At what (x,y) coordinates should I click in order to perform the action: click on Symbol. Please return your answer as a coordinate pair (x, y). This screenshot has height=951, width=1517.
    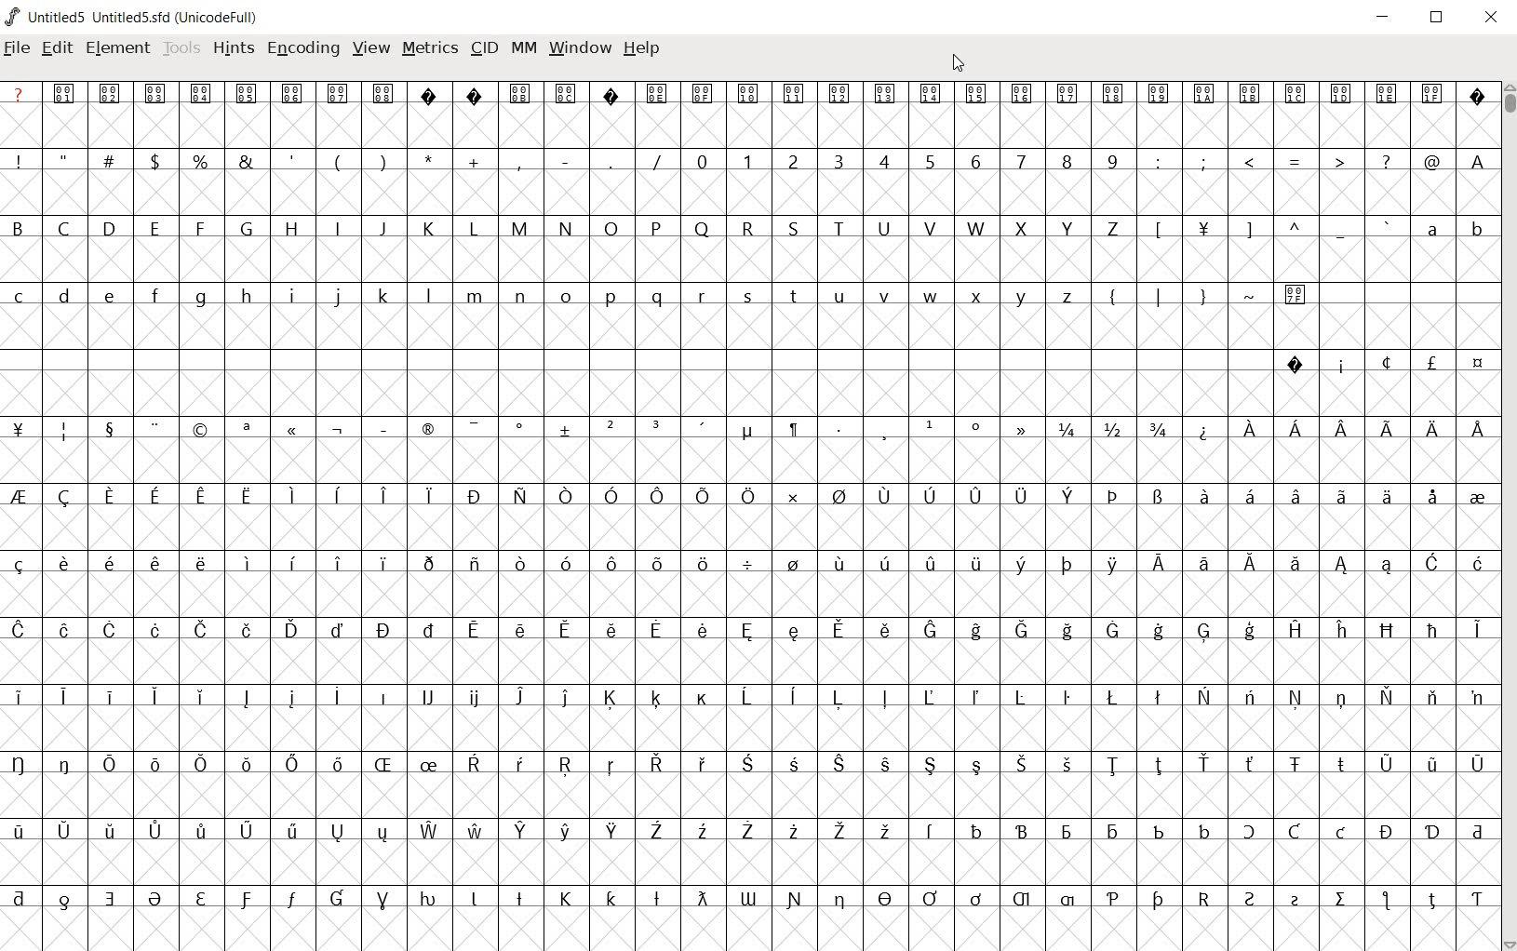
    Looking at the image, I should click on (792, 766).